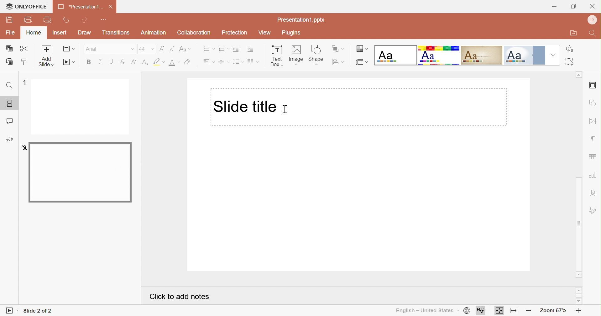 The image size is (601, 316). Describe the element at coordinates (80, 172) in the screenshot. I see `Hidden slide preview` at that location.